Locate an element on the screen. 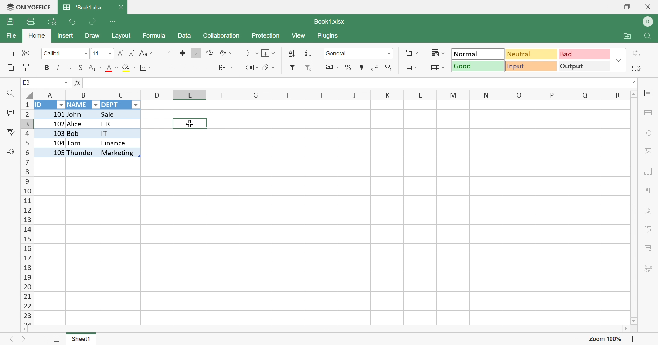 The height and width of the screenshot is (345, 658). Bob is located at coordinates (82, 134).